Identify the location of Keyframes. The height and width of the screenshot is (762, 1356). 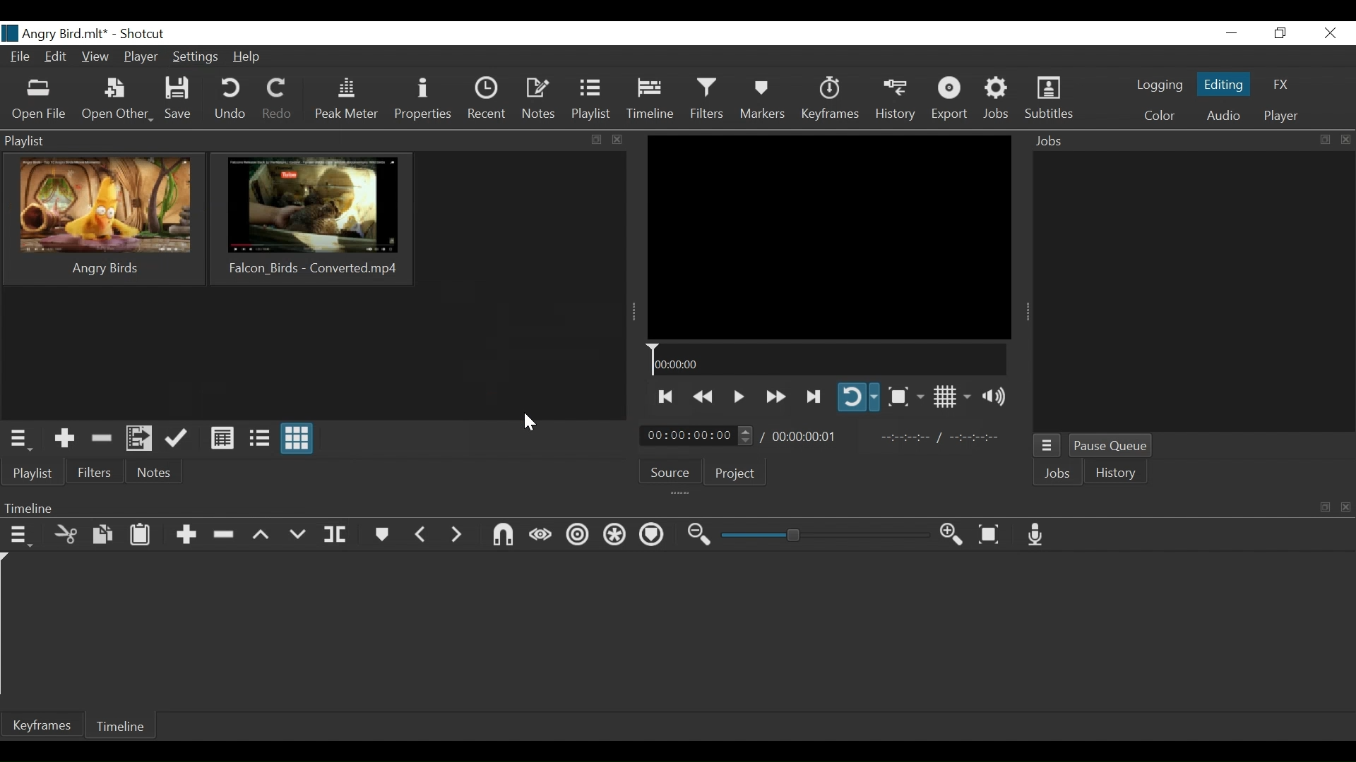
(42, 724).